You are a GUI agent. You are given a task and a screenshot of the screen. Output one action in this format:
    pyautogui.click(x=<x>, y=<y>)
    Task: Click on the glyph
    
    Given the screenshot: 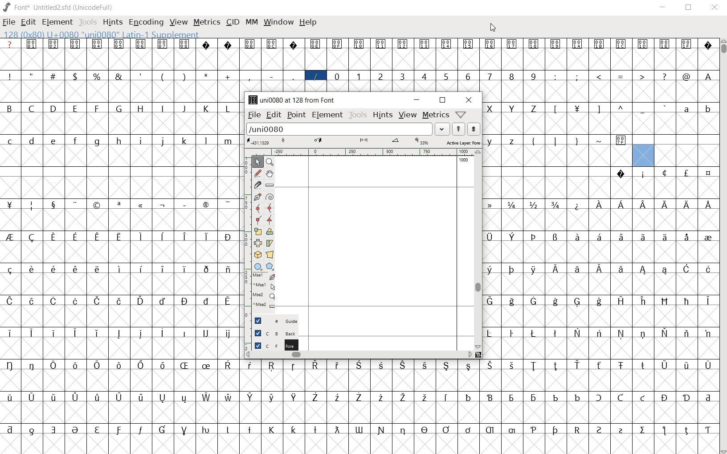 What is the action you would take?
    pyautogui.click(x=163, y=77)
    